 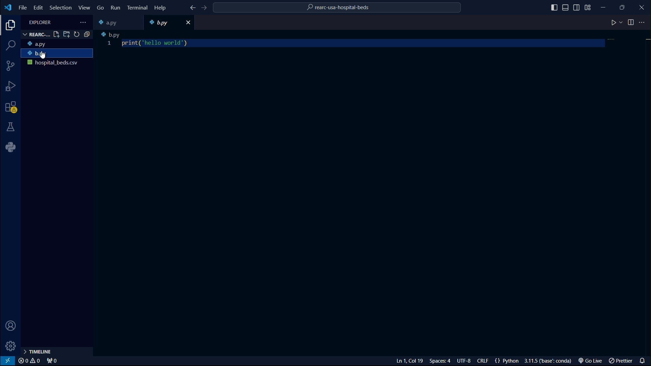 I want to click on toggle primary sidebar, so click(x=552, y=7).